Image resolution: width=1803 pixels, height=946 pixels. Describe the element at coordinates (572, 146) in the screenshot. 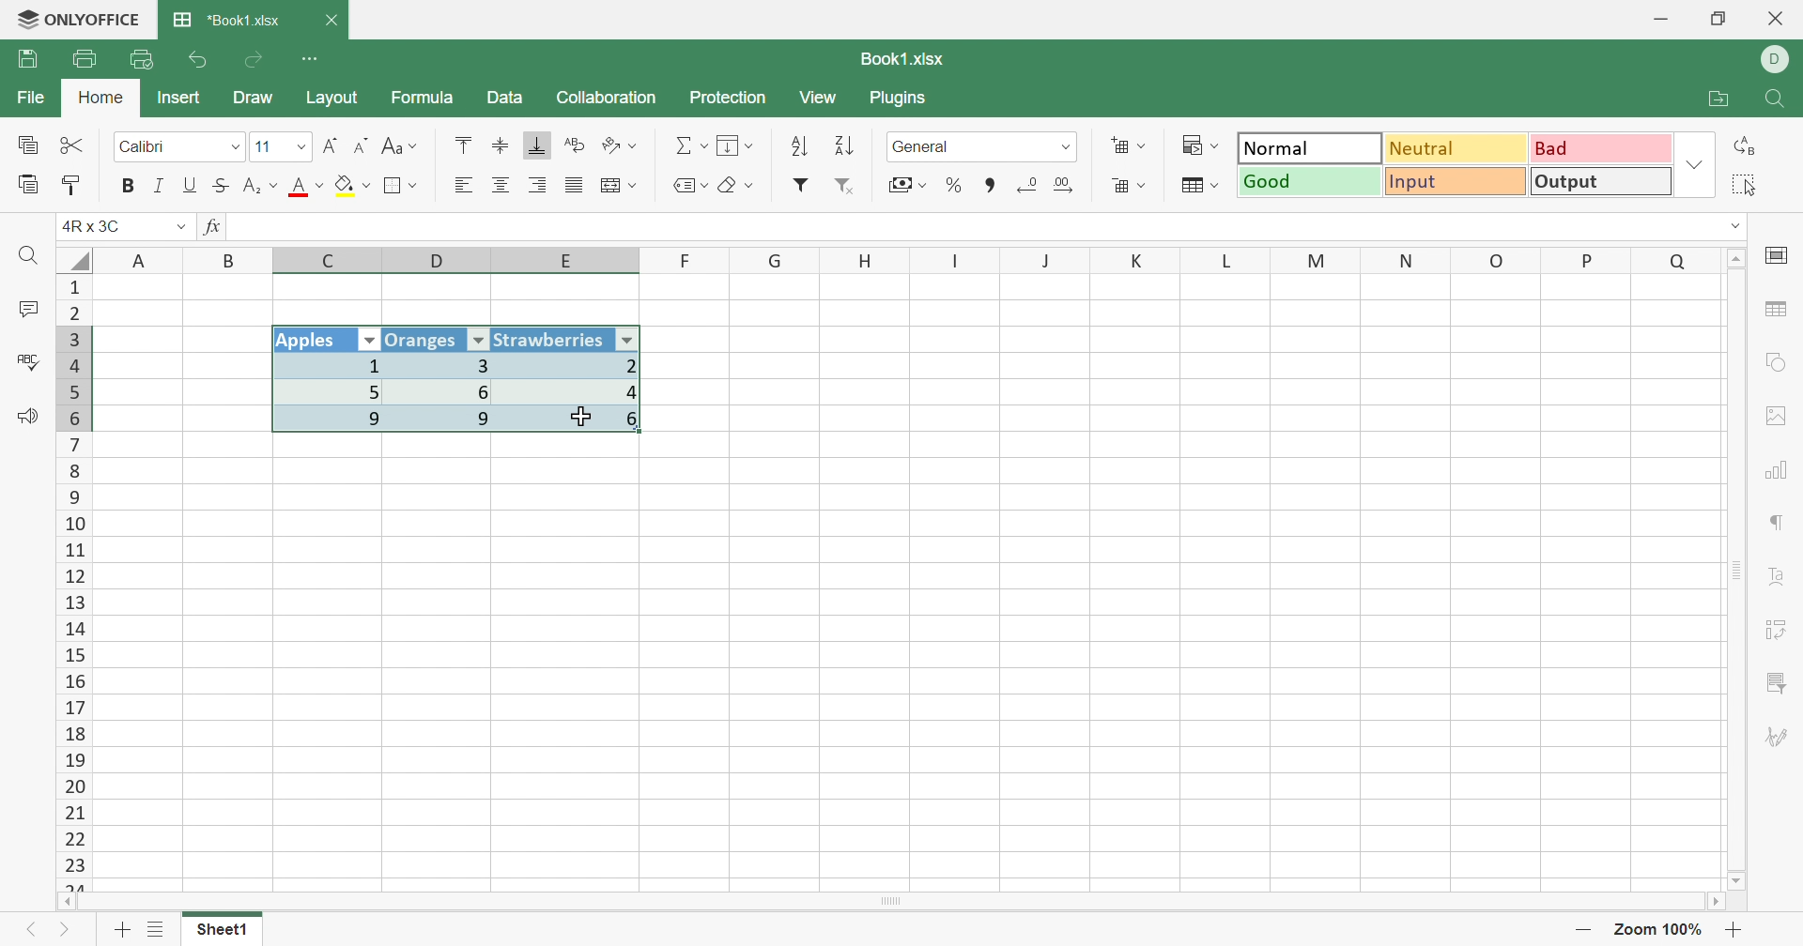

I see `Wrap Text` at that location.